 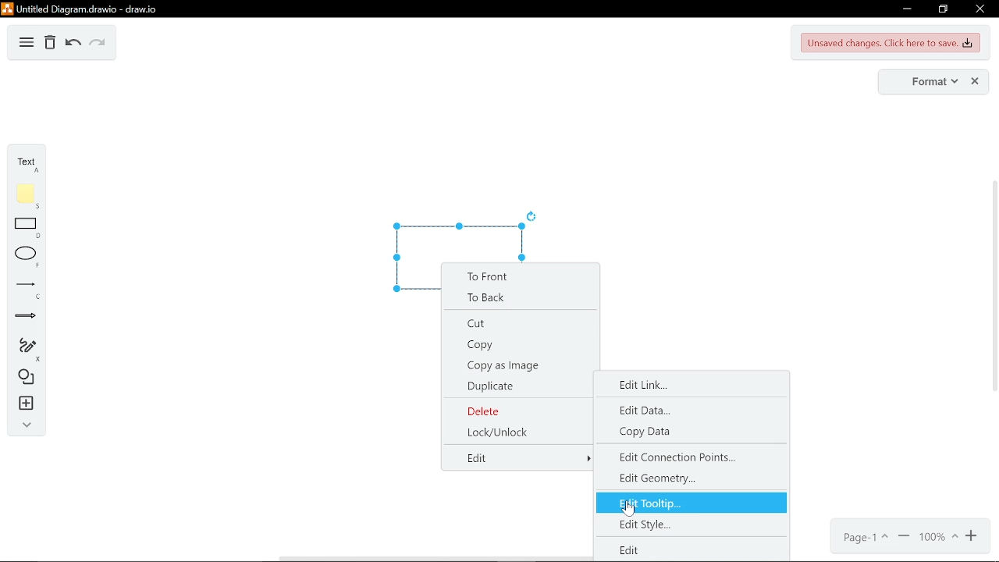 What do you see at coordinates (627, 511) in the screenshot?
I see `Cursor` at bounding box center [627, 511].